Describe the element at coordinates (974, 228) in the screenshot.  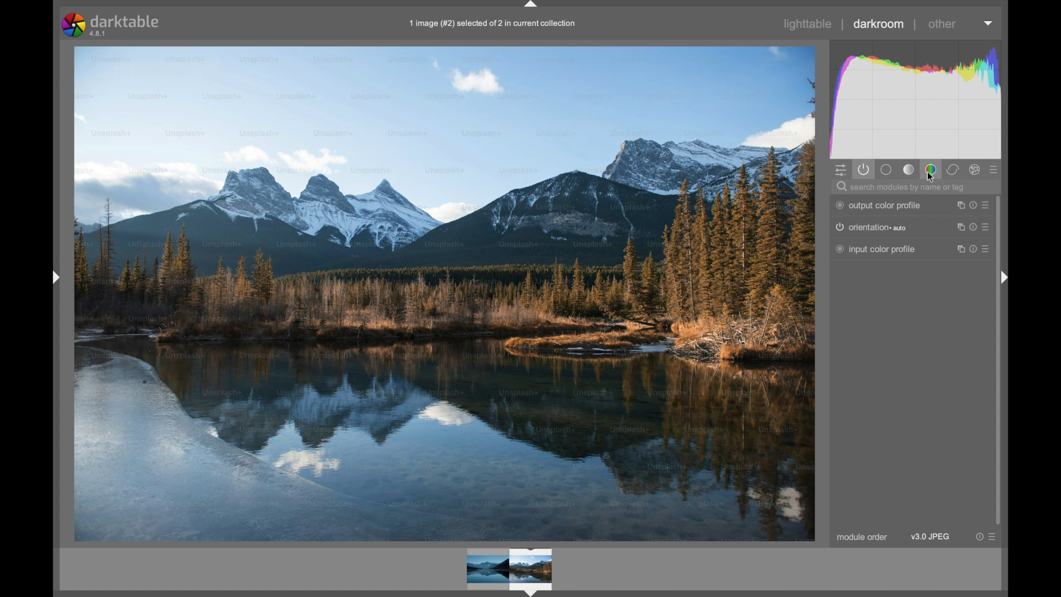
I see `reset parameters` at that location.